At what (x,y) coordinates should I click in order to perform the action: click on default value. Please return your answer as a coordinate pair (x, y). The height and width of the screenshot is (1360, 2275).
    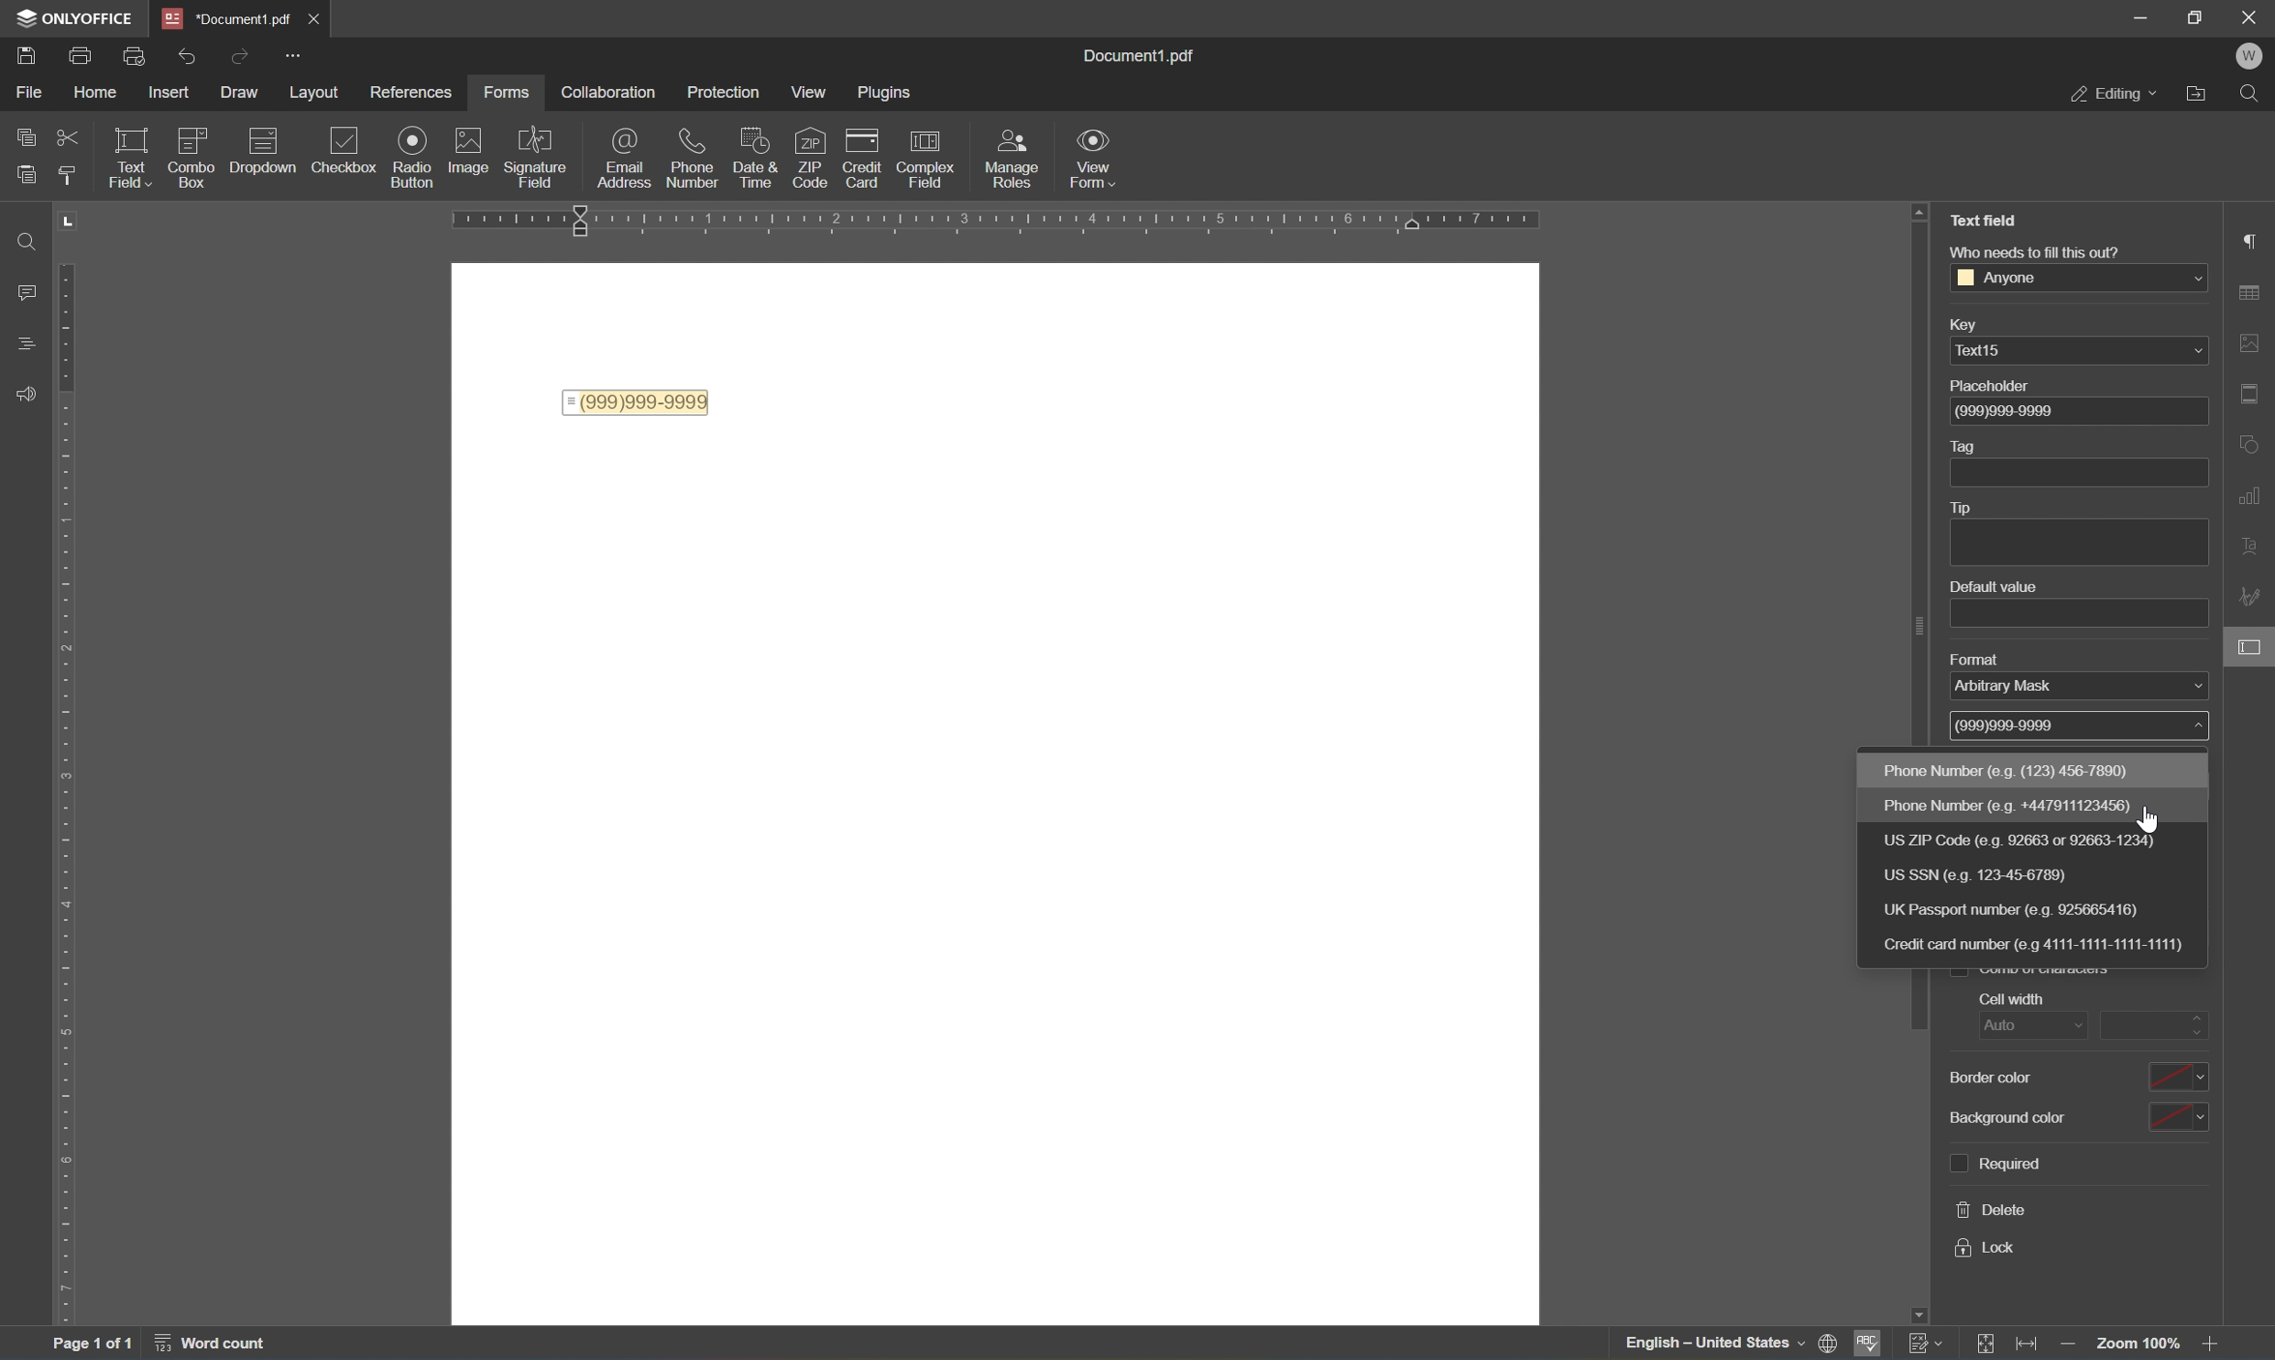
    Looking at the image, I should click on (1998, 587).